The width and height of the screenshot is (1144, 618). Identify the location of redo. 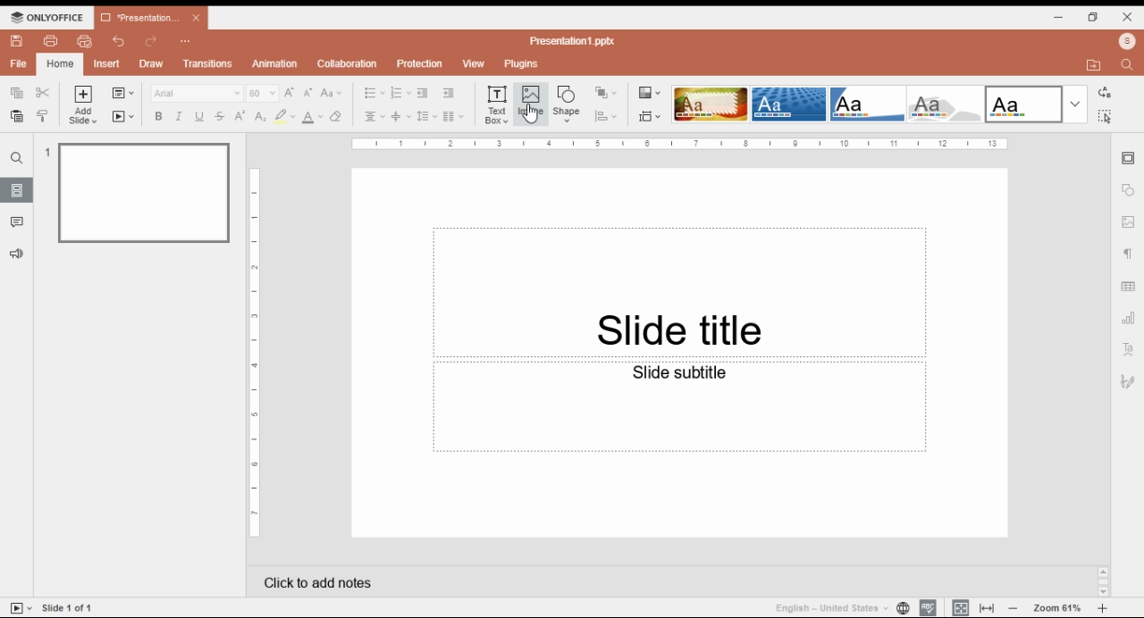
(153, 40).